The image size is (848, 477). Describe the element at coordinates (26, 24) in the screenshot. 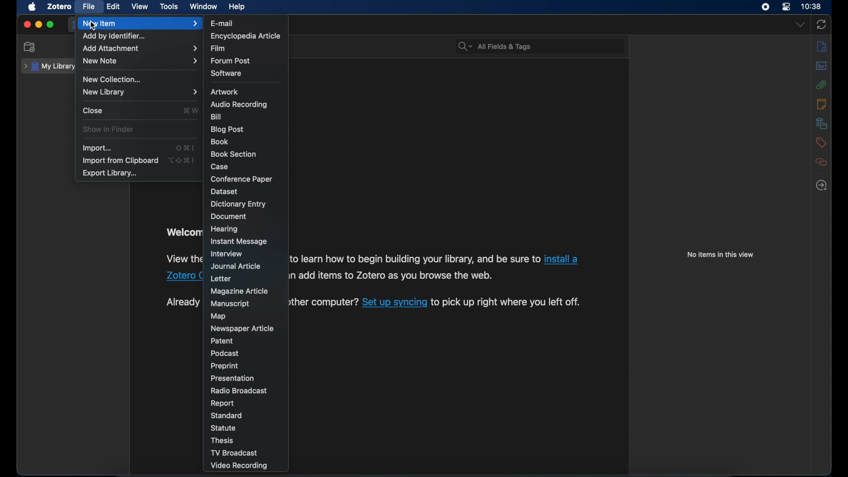

I see `close` at that location.